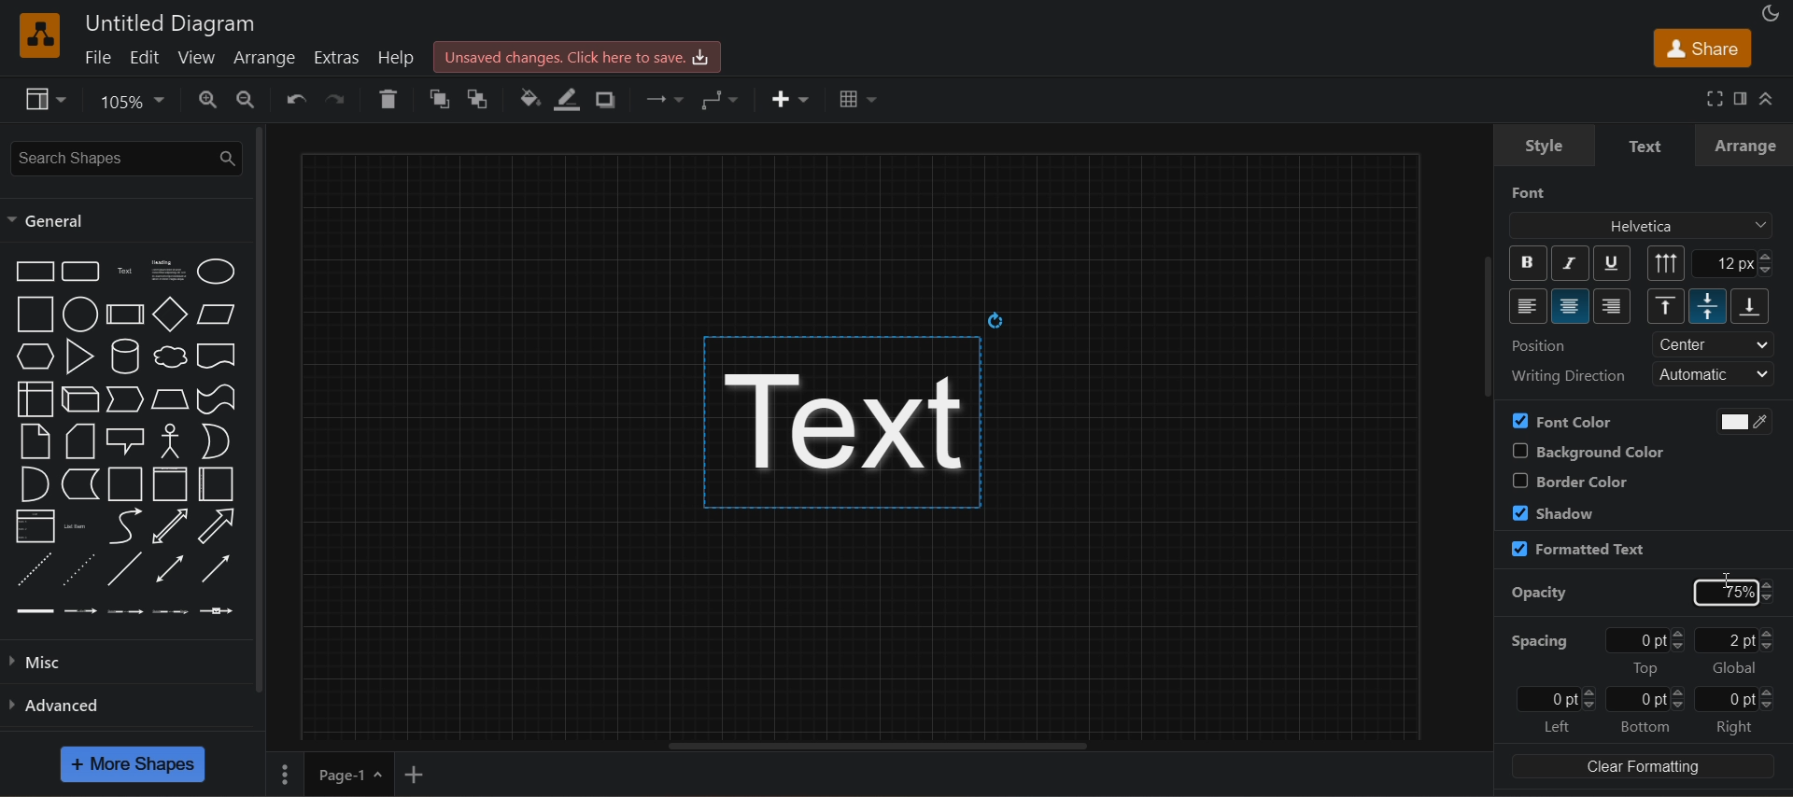  What do you see at coordinates (77, 526) in the screenshot?
I see `list item` at bounding box center [77, 526].